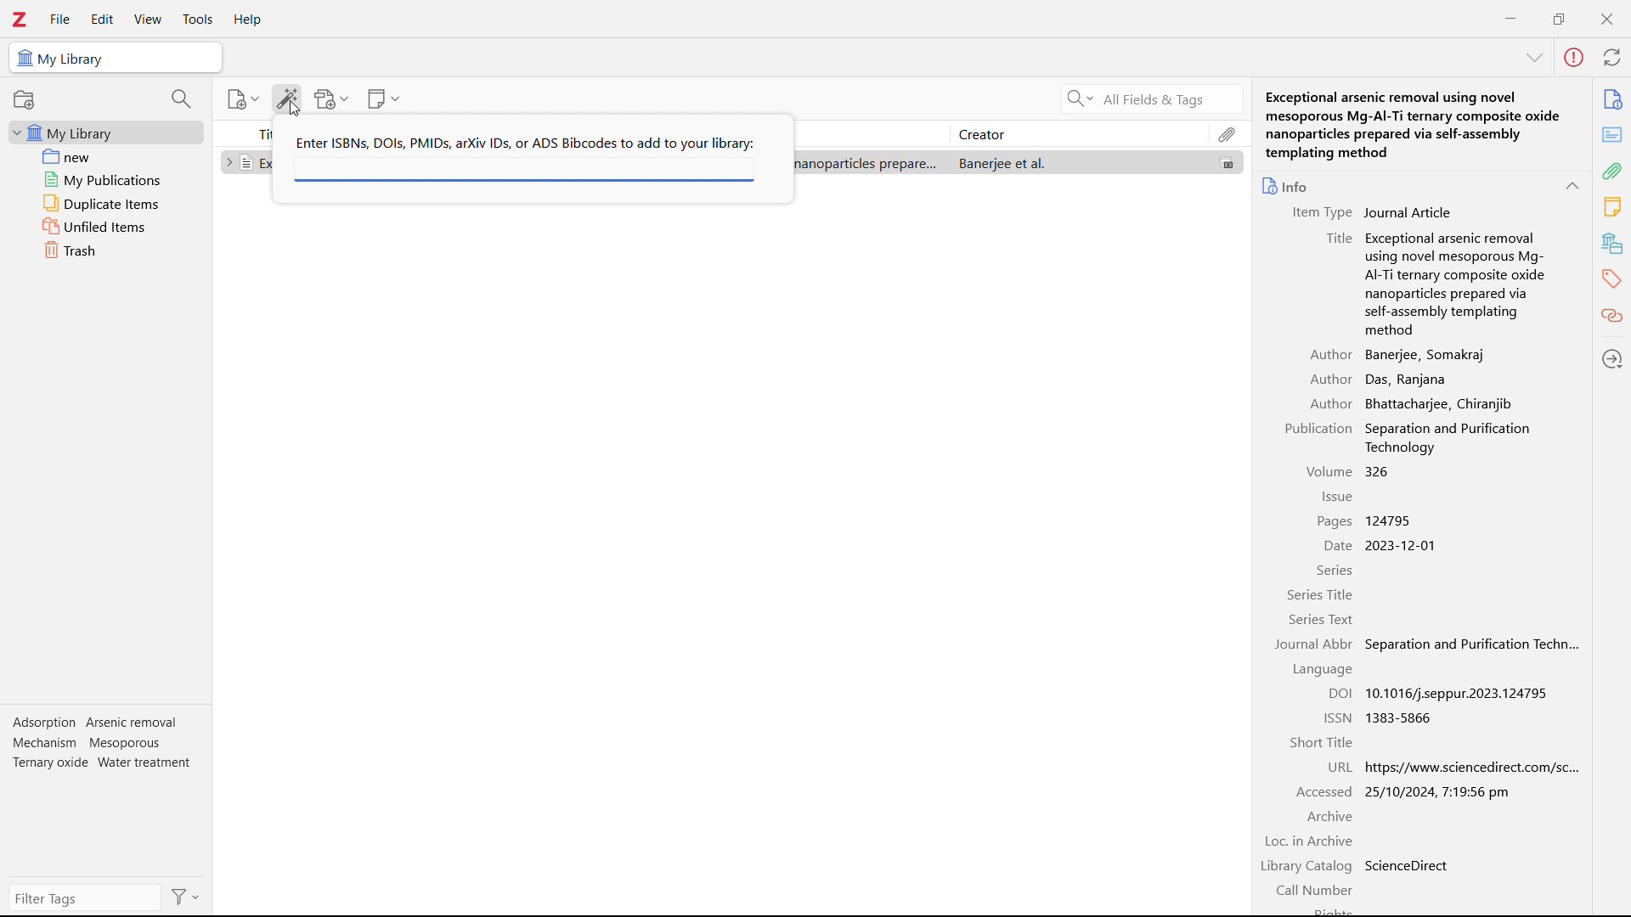 The width and height of the screenshot is (1631, 917). What do you see at coordinates (524, 142) in the screenshot?
I see `Enter ISBNs, DOIs, PMIDs and ARXIV ids or ADS biocodes to add to your library` at bounding box center [524, 142].